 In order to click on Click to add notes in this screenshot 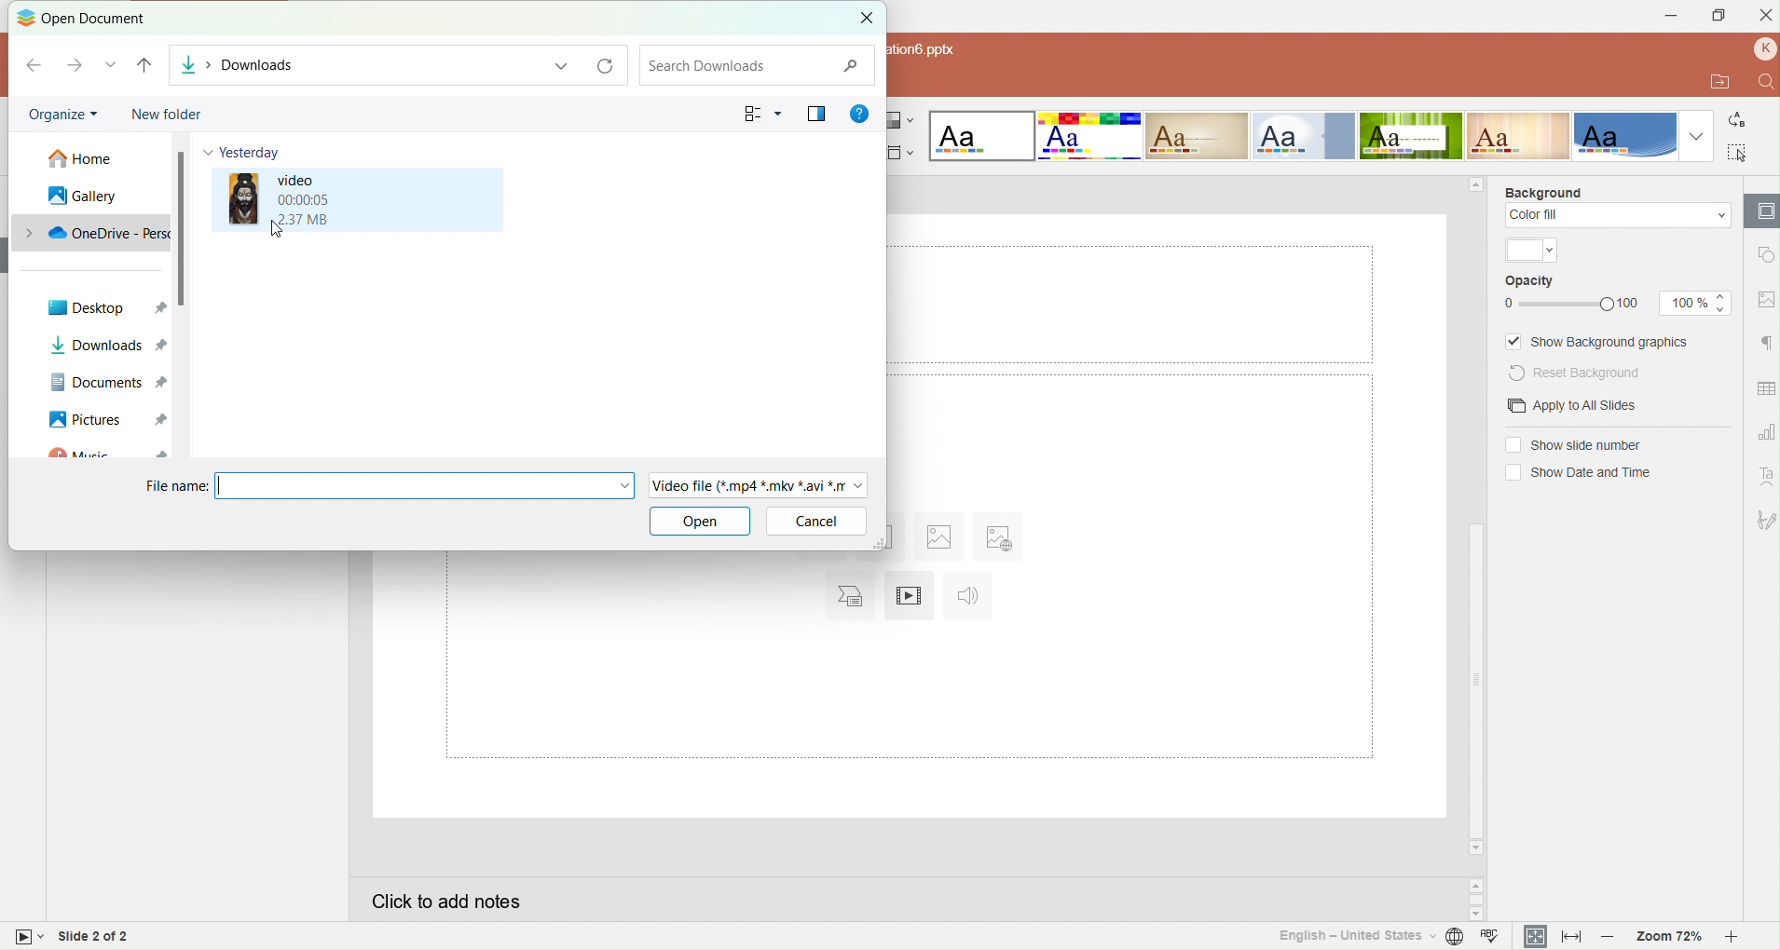, I will do `click(899, 899)`.